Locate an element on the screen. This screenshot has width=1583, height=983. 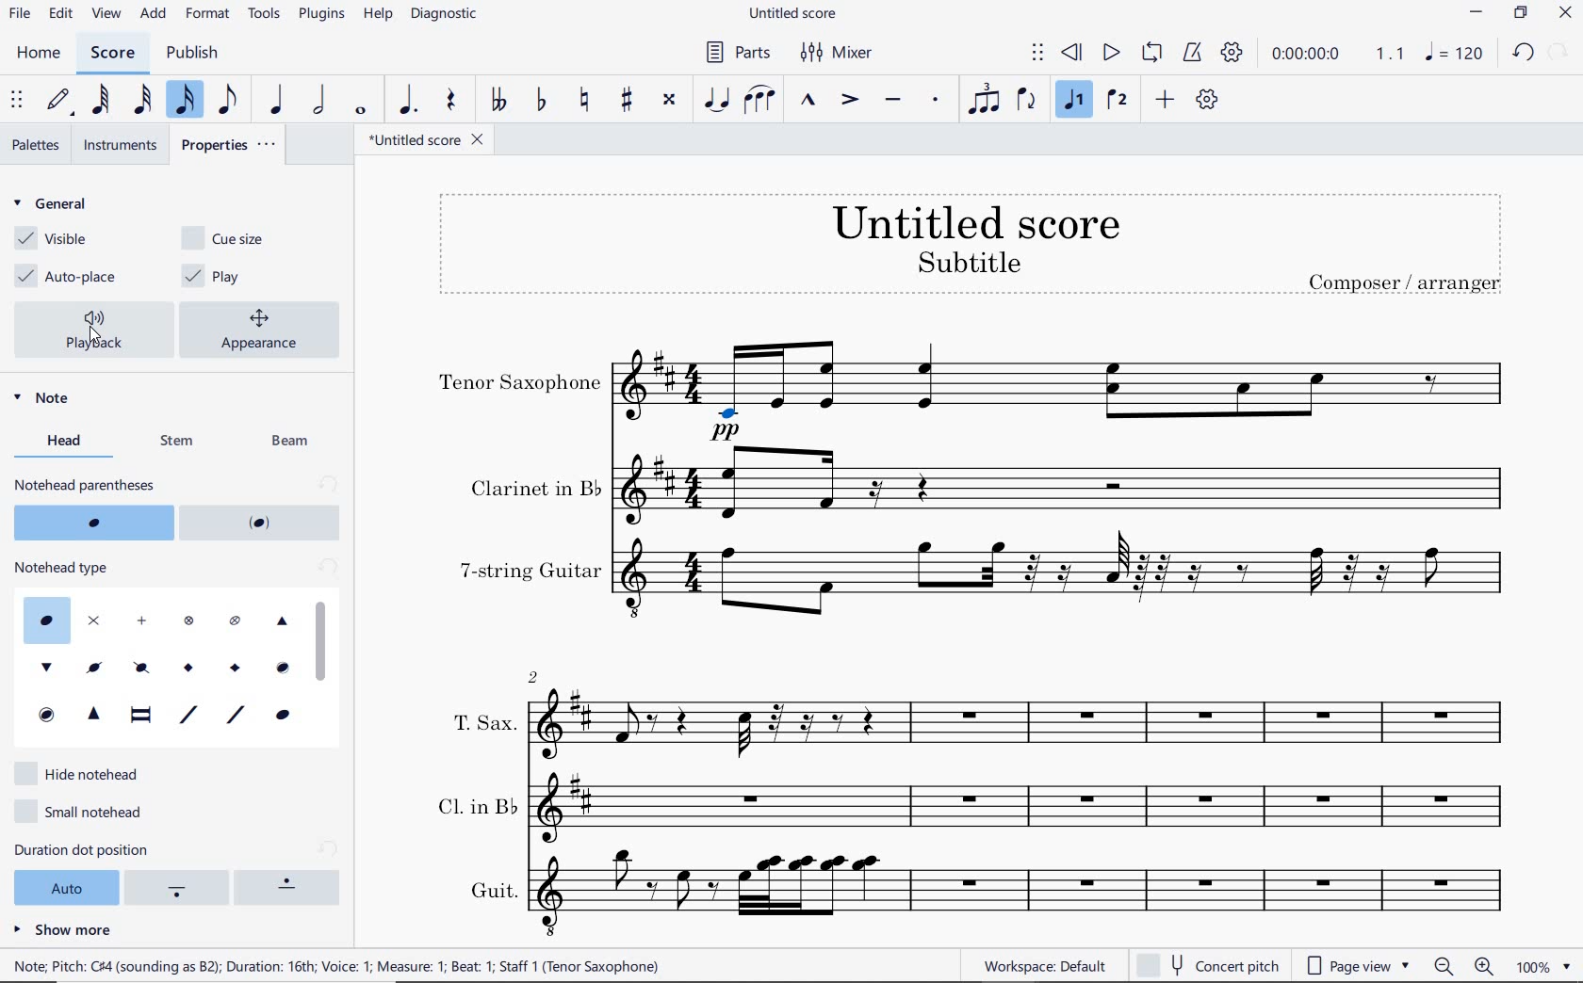
auto is located at coordinates (63, 886).